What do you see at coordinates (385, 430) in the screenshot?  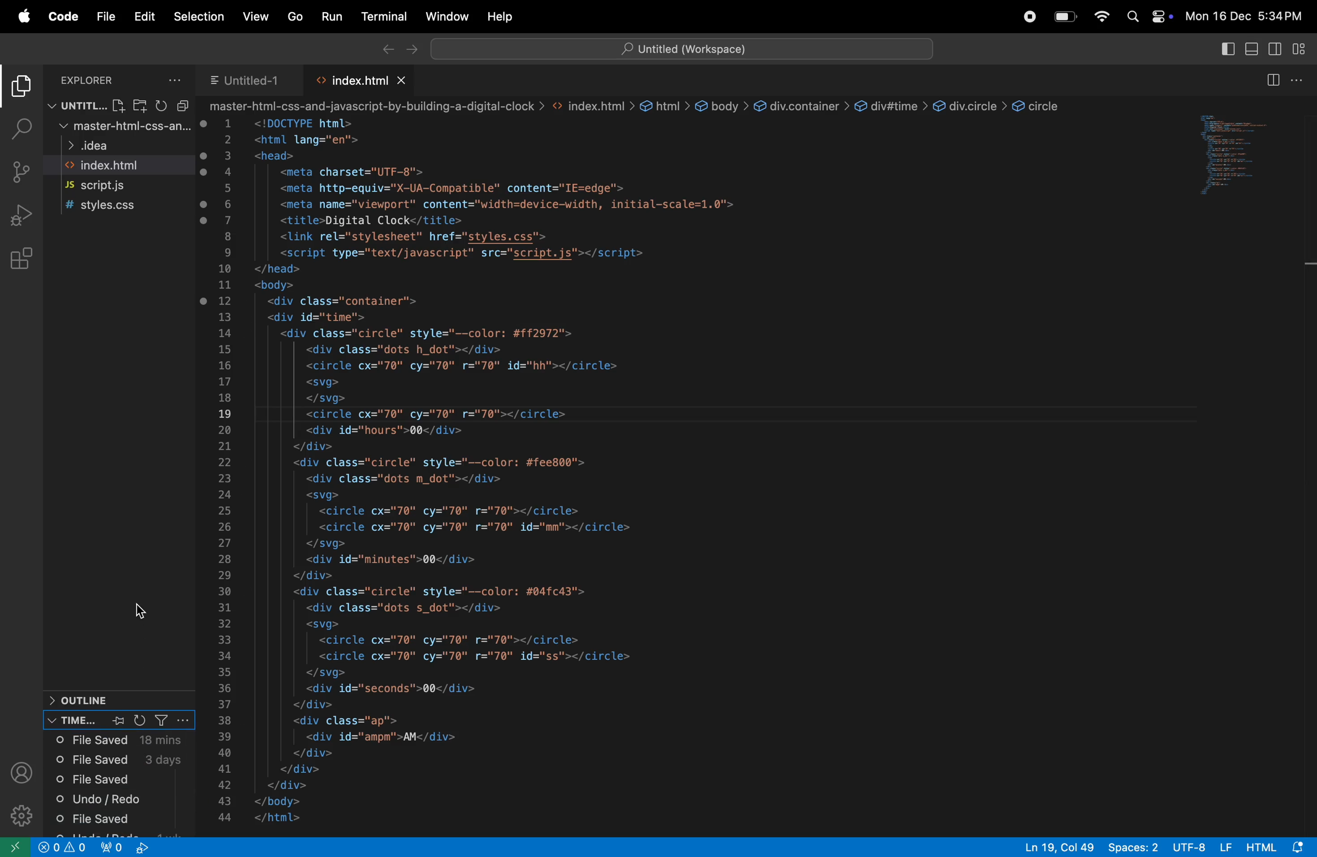 I see `| <div id="hours">00</div>` at bounding box center [385, 430].